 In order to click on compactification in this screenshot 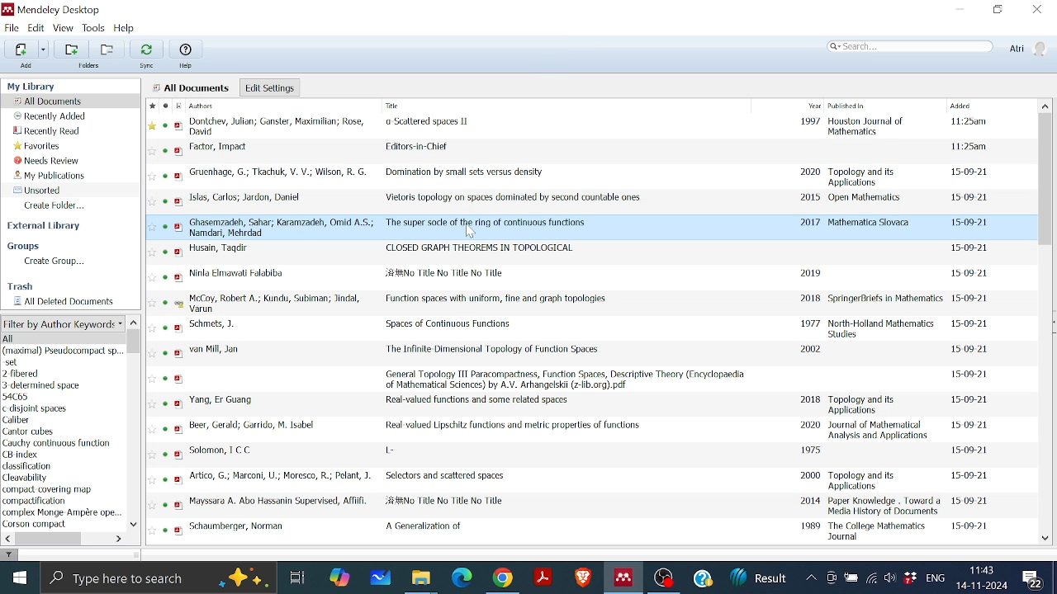, I will do `click(48, 502)`.